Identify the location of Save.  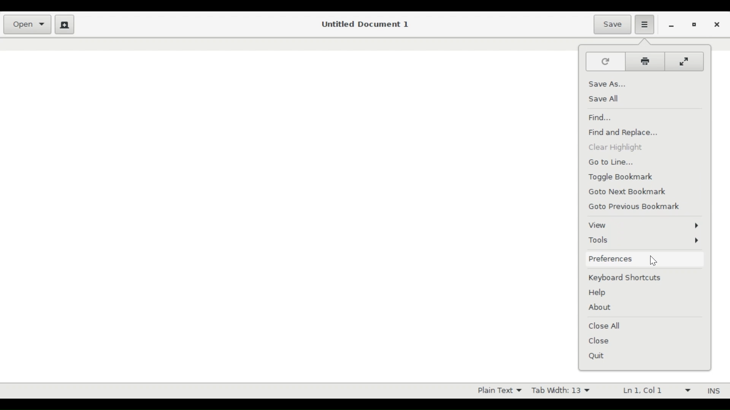
(612, 24).